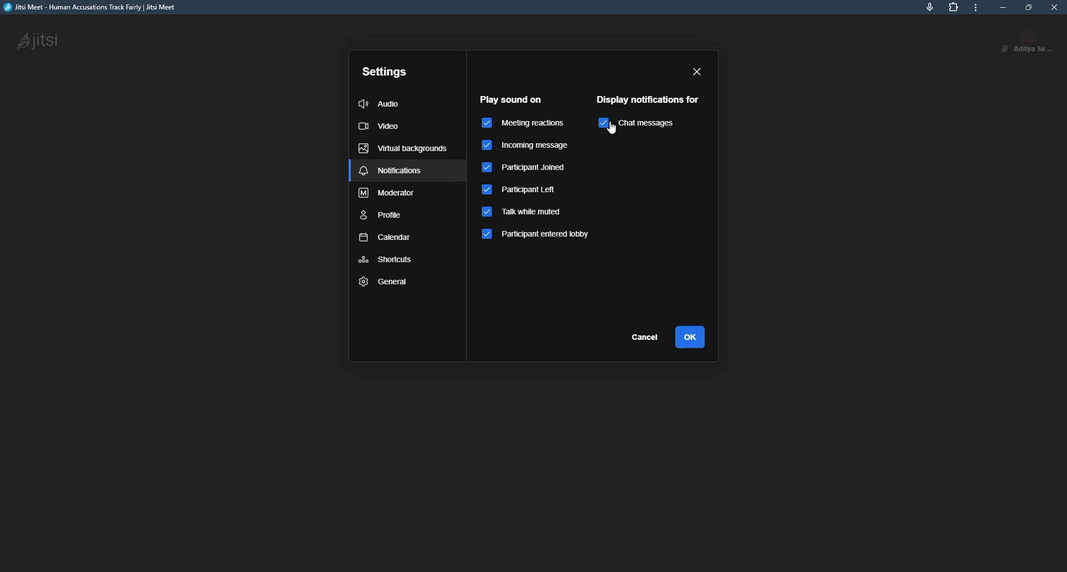 This screenshot has width=1067, height=572. What do you see at coordinates (387, 238) in the screenshot?
I see `calendar` at bounding box center [387, 238].